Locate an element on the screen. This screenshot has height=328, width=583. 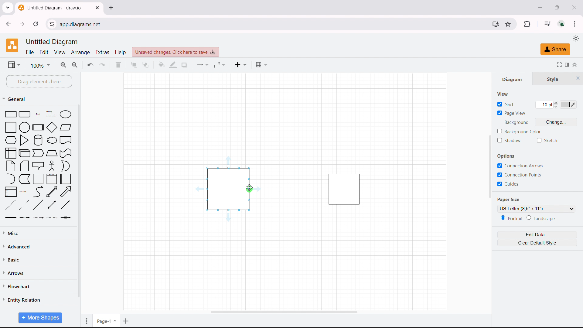
account is located at coordinates (562, 24).